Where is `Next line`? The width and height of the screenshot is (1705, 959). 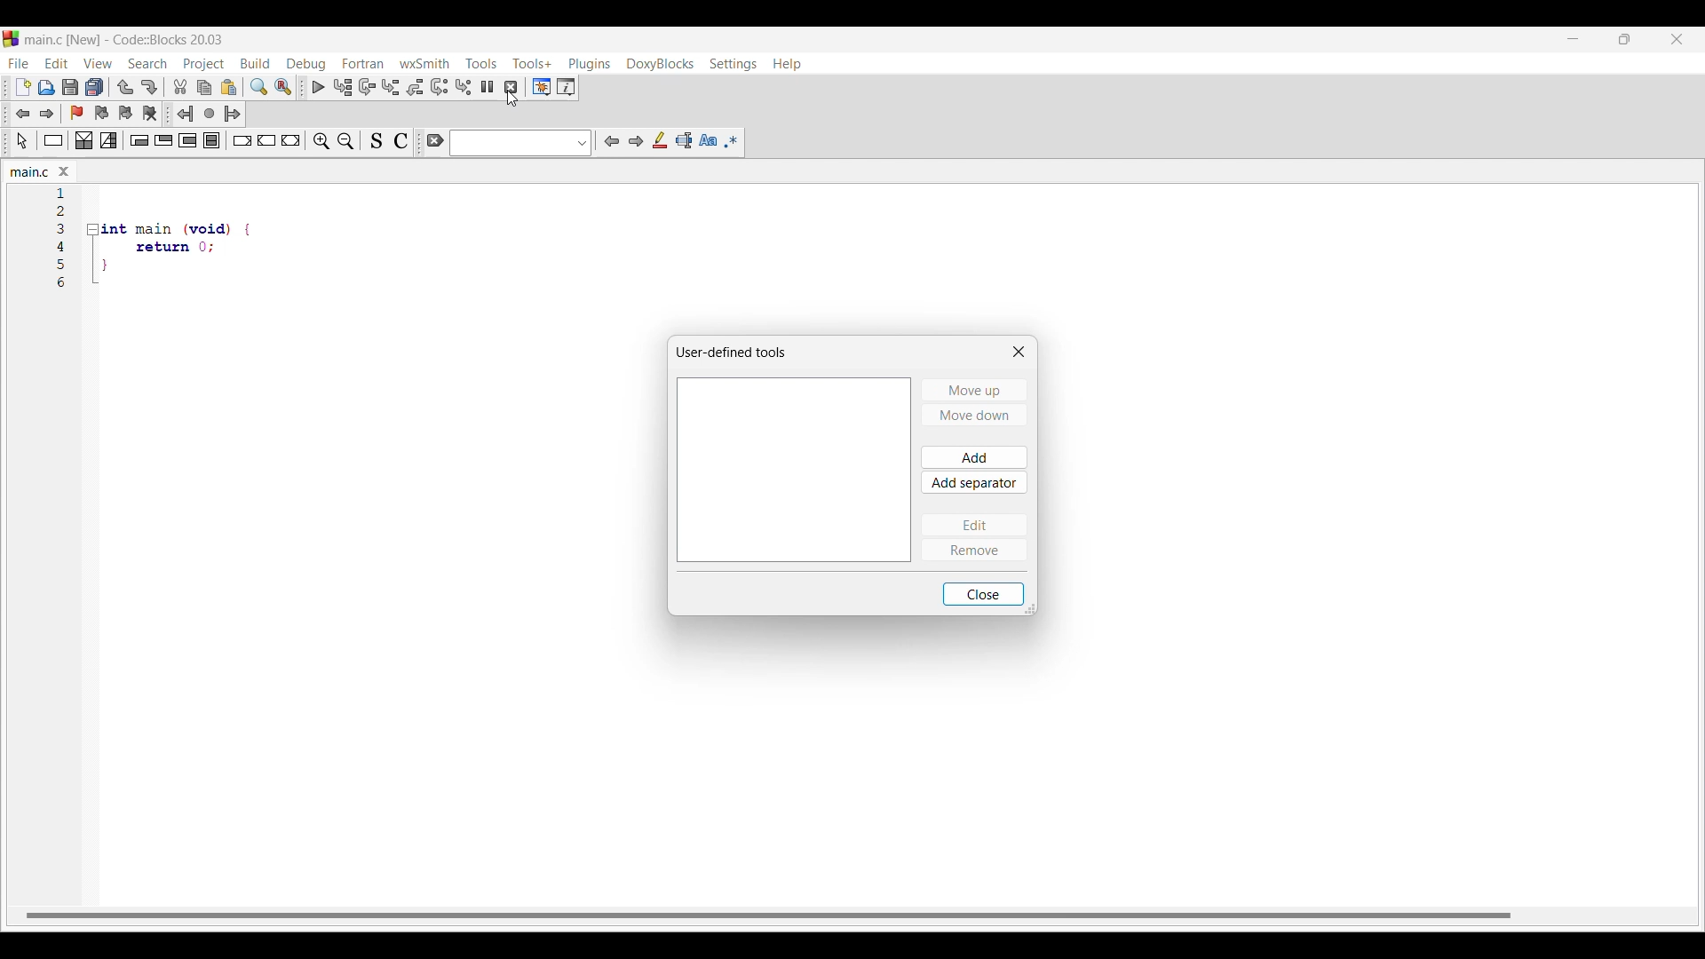 Next line is located at coordinates (368, 87).